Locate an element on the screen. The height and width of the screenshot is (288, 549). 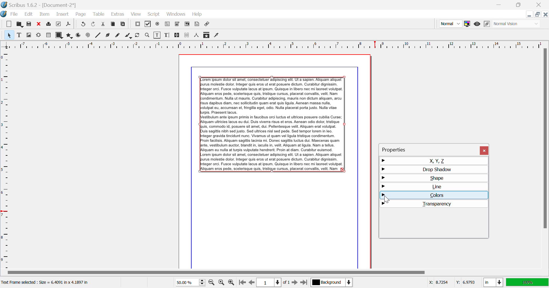
Toggle Color Management is located at coordinates (467, 24).